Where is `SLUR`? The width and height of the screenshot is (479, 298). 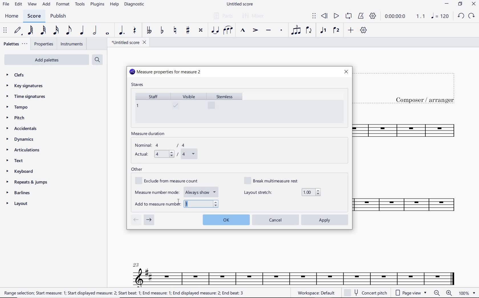
SLUR is located at coordinates (228, 31).